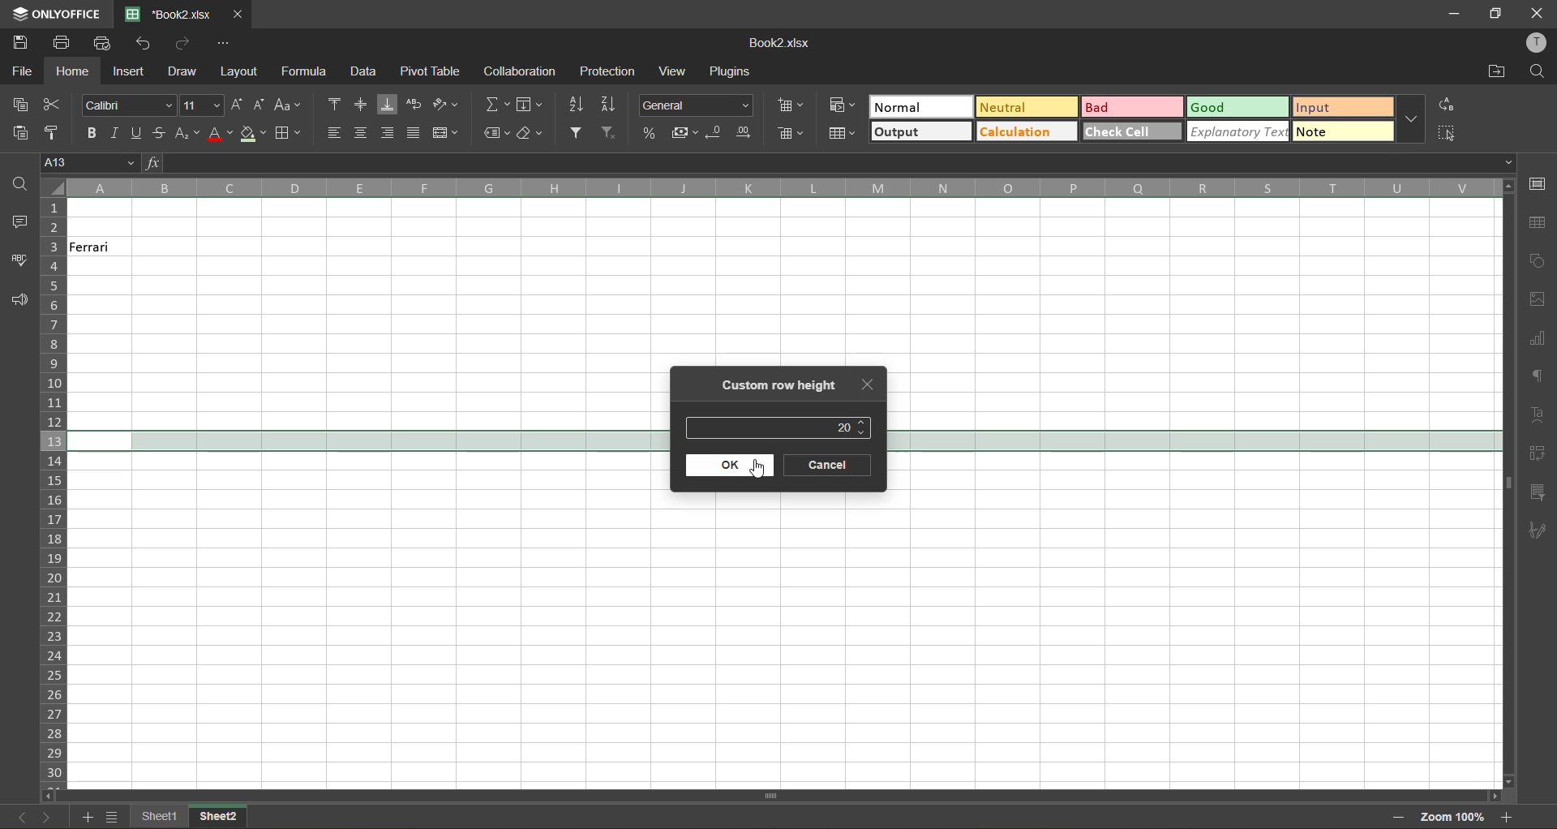 The image size is (1557, 829). I want to click on formula, so click(306, 71).